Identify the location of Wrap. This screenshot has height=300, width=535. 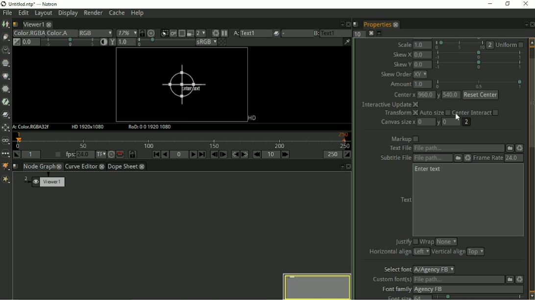
(427, 242).